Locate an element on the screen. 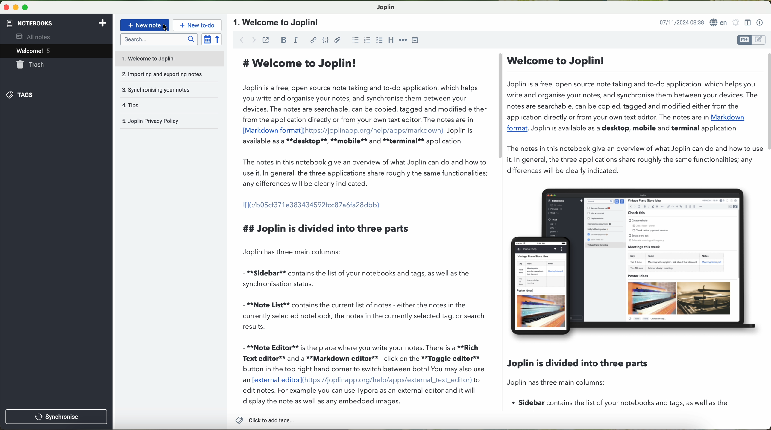 The width and height of the screenshot is (771, 430). tags is located at coordinates (20, 95).